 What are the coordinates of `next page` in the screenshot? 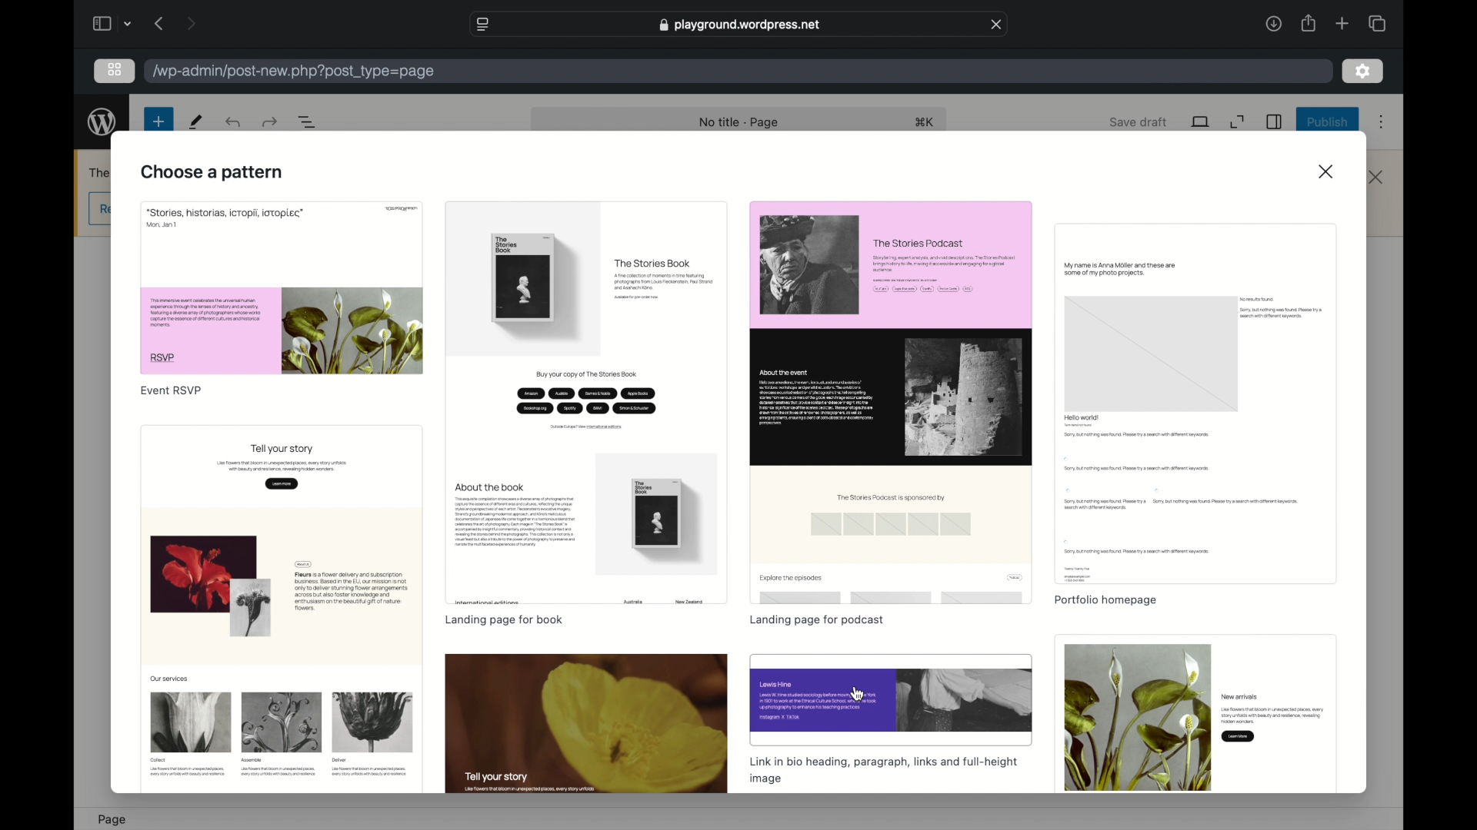 It's located at (190, 25).